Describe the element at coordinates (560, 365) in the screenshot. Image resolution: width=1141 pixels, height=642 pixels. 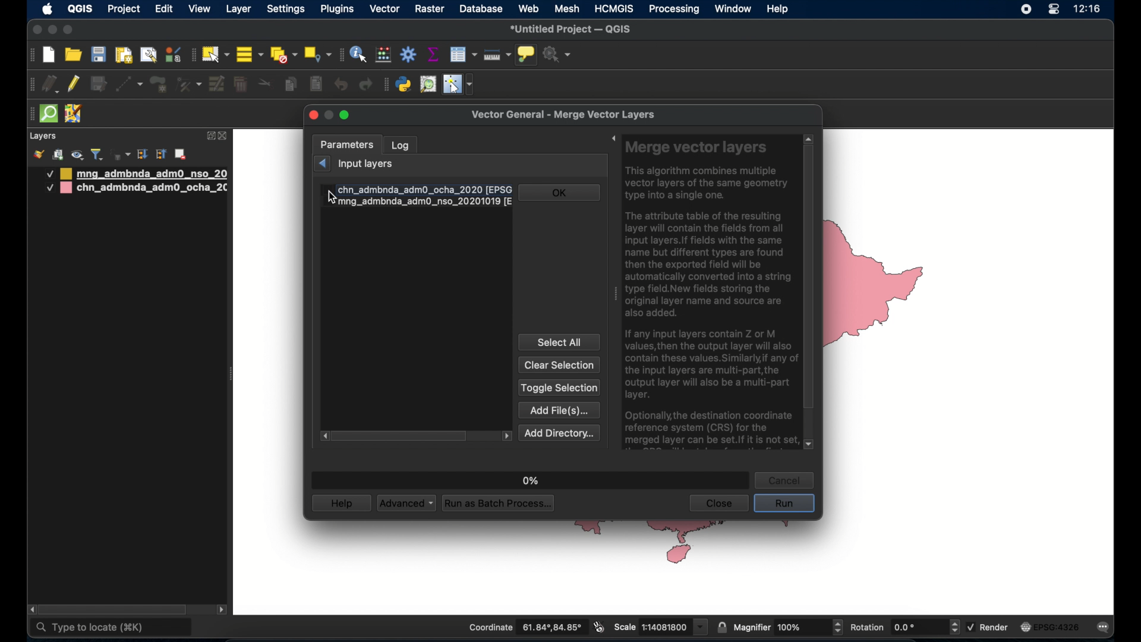
I see `clear selection` at that location.